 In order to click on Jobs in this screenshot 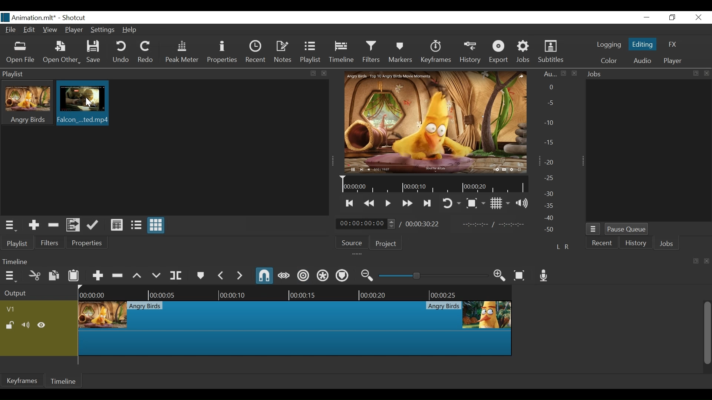, I will do `click(523, 53)`.